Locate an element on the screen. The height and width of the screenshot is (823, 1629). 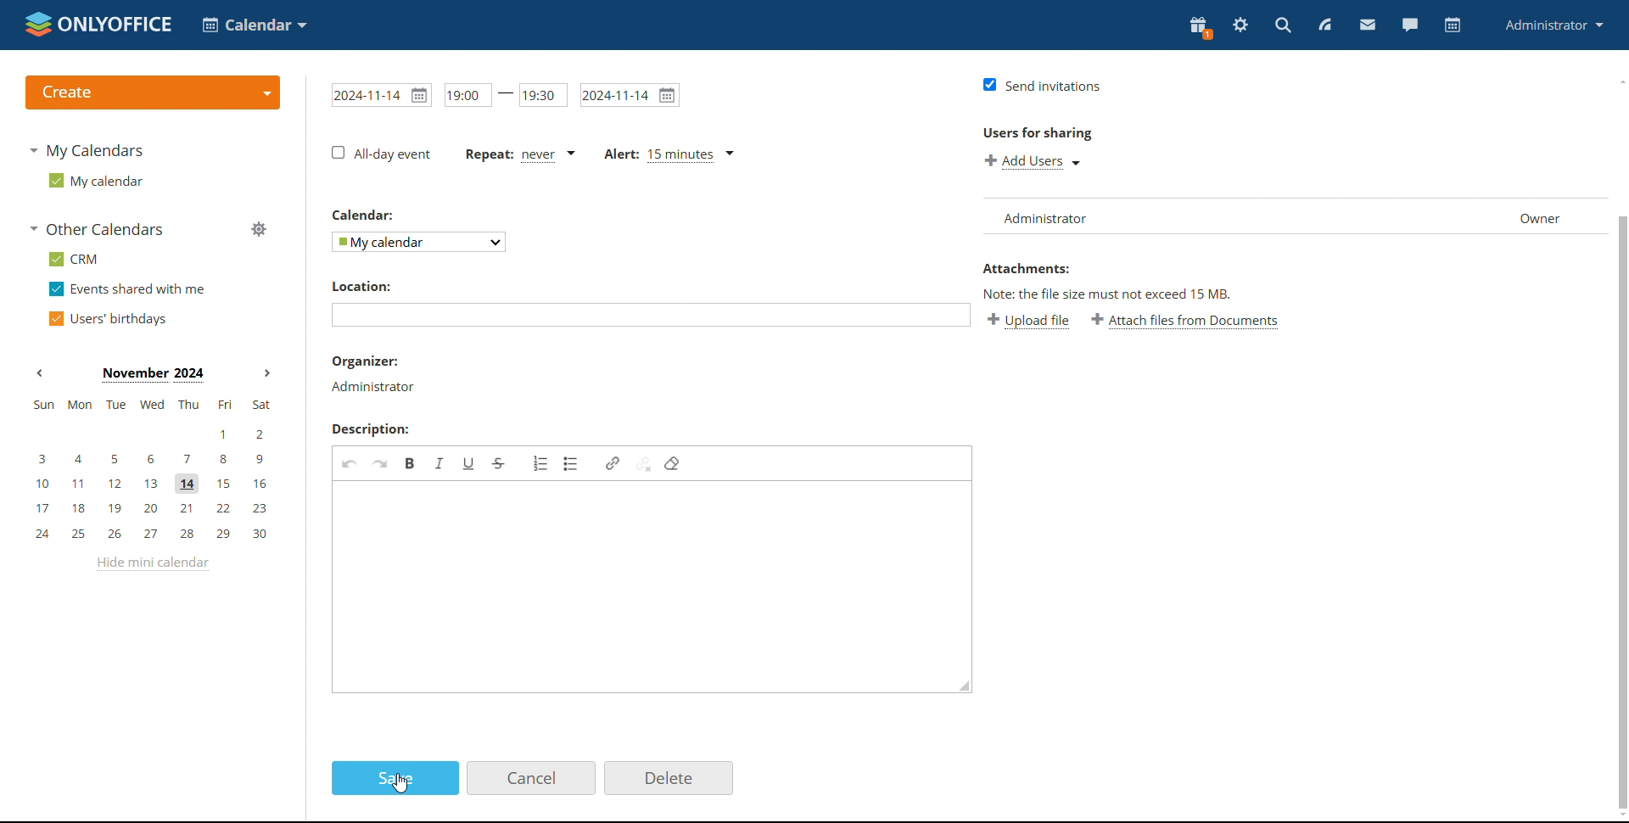
edit description is located at coordinates (662, 591).